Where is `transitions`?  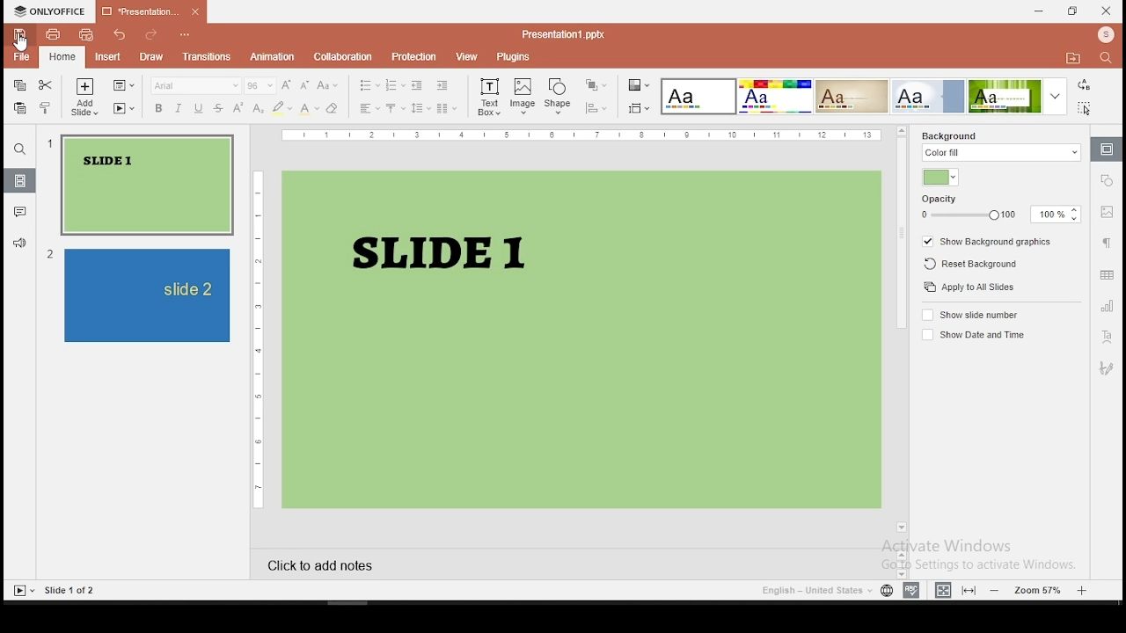 transitions is located at coordinates (208, 56).